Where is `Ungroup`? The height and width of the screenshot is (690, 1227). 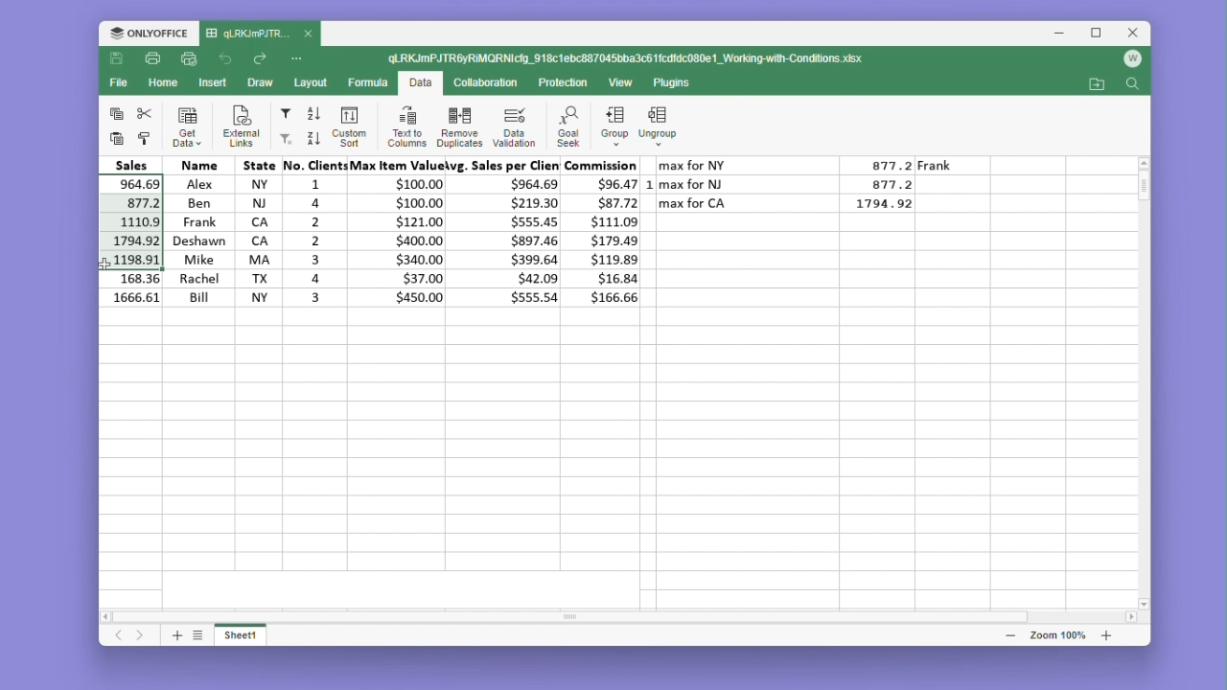 Ungroup is located at coordinates (659, 127).